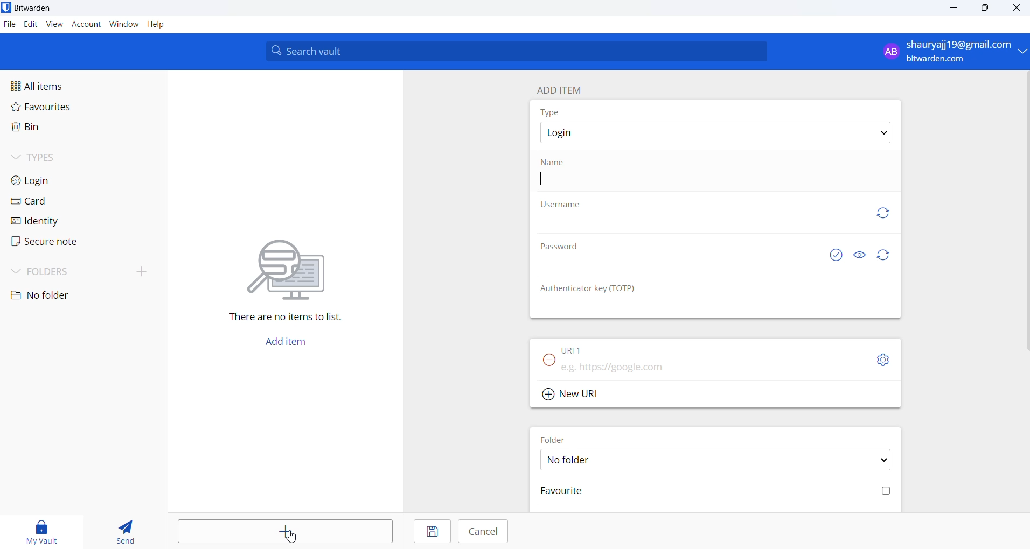 Image resolution: width=1030 pixels, height=549 pixels. What do you see at coordinates (836, 255) in the screenshot?
I see `check if password is exposed ` at bounding box center [836, 255].